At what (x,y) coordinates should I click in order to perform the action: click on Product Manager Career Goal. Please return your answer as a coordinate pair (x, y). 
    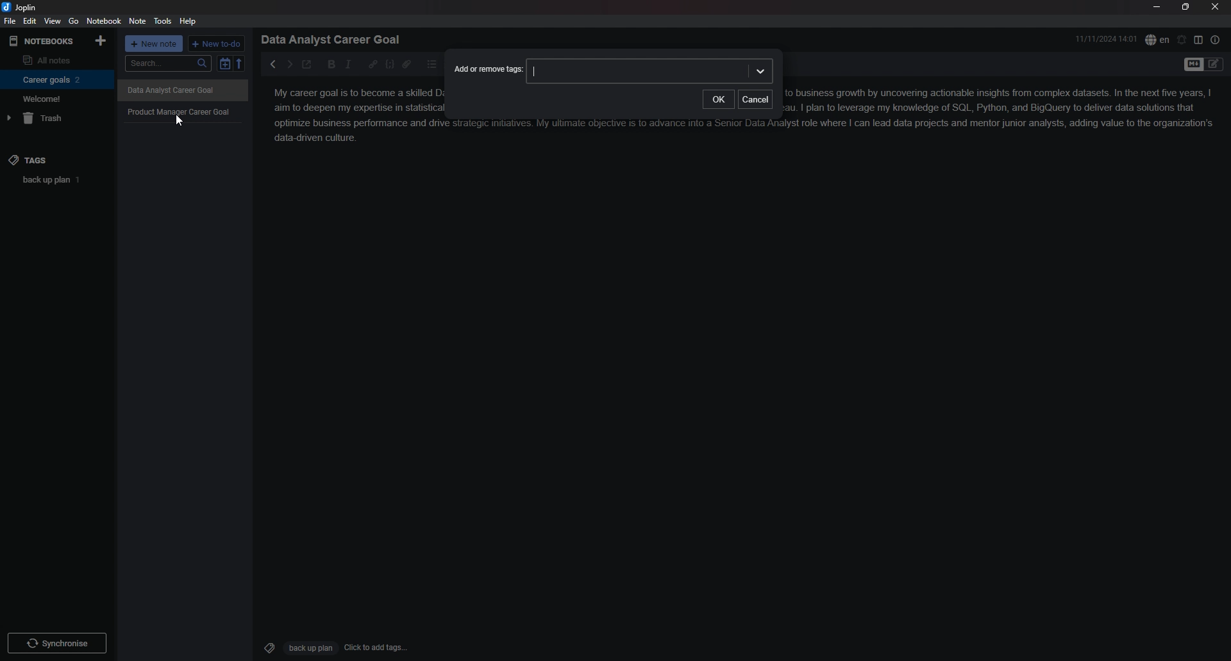
    Looking at the image, I should click on (186, 113).